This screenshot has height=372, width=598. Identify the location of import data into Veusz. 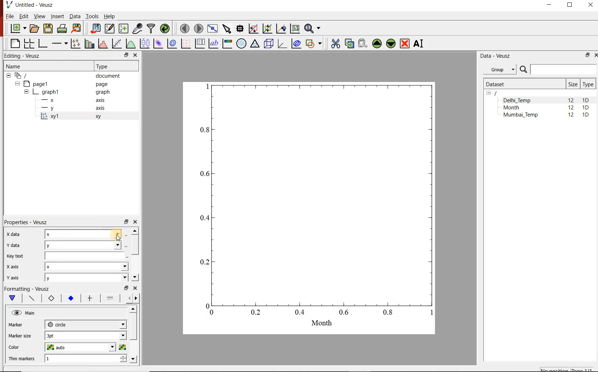
(95, 29).